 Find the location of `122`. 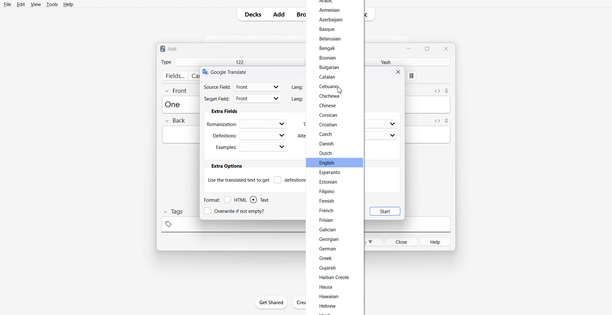

122 is located at coordinates (239, 62).